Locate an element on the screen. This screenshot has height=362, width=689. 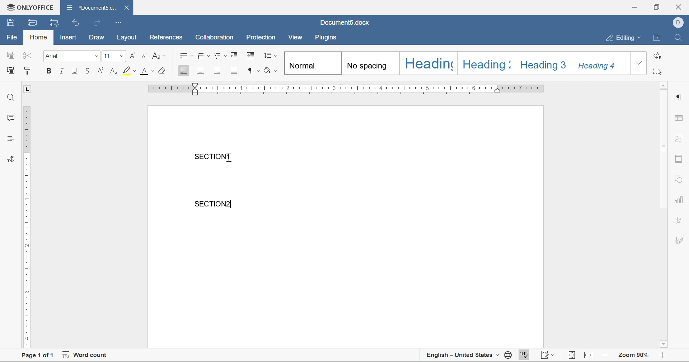
bold is located at coordinates (48, 71).